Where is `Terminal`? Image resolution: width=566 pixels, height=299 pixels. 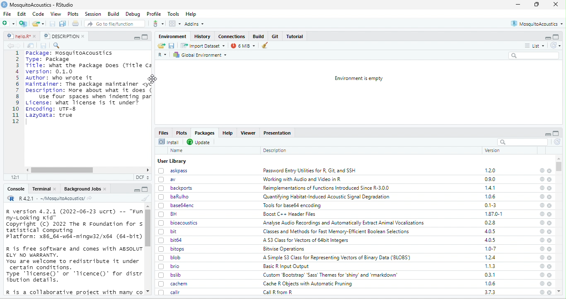 Terminal is located at coordinates (44, 188).